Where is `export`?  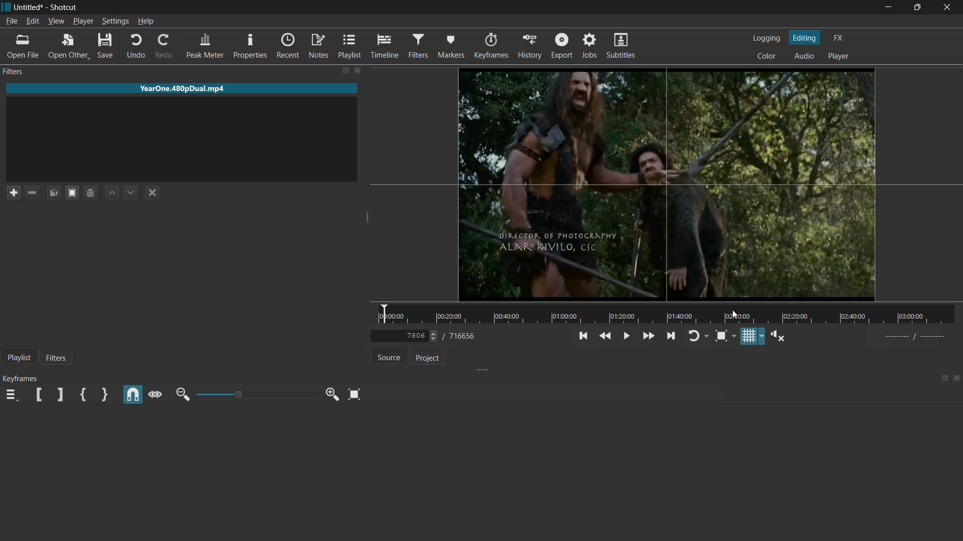 export is located at coordinates (561, 46).